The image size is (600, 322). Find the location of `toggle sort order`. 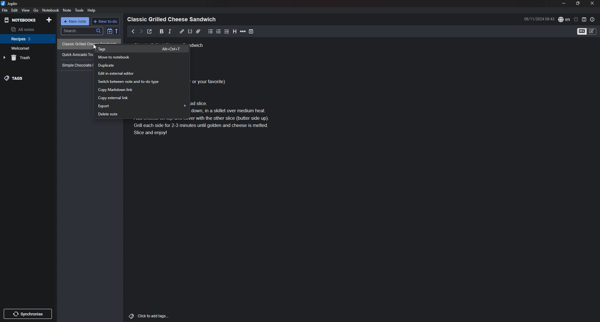

toggle sort order is located at coordinates (109, 31).